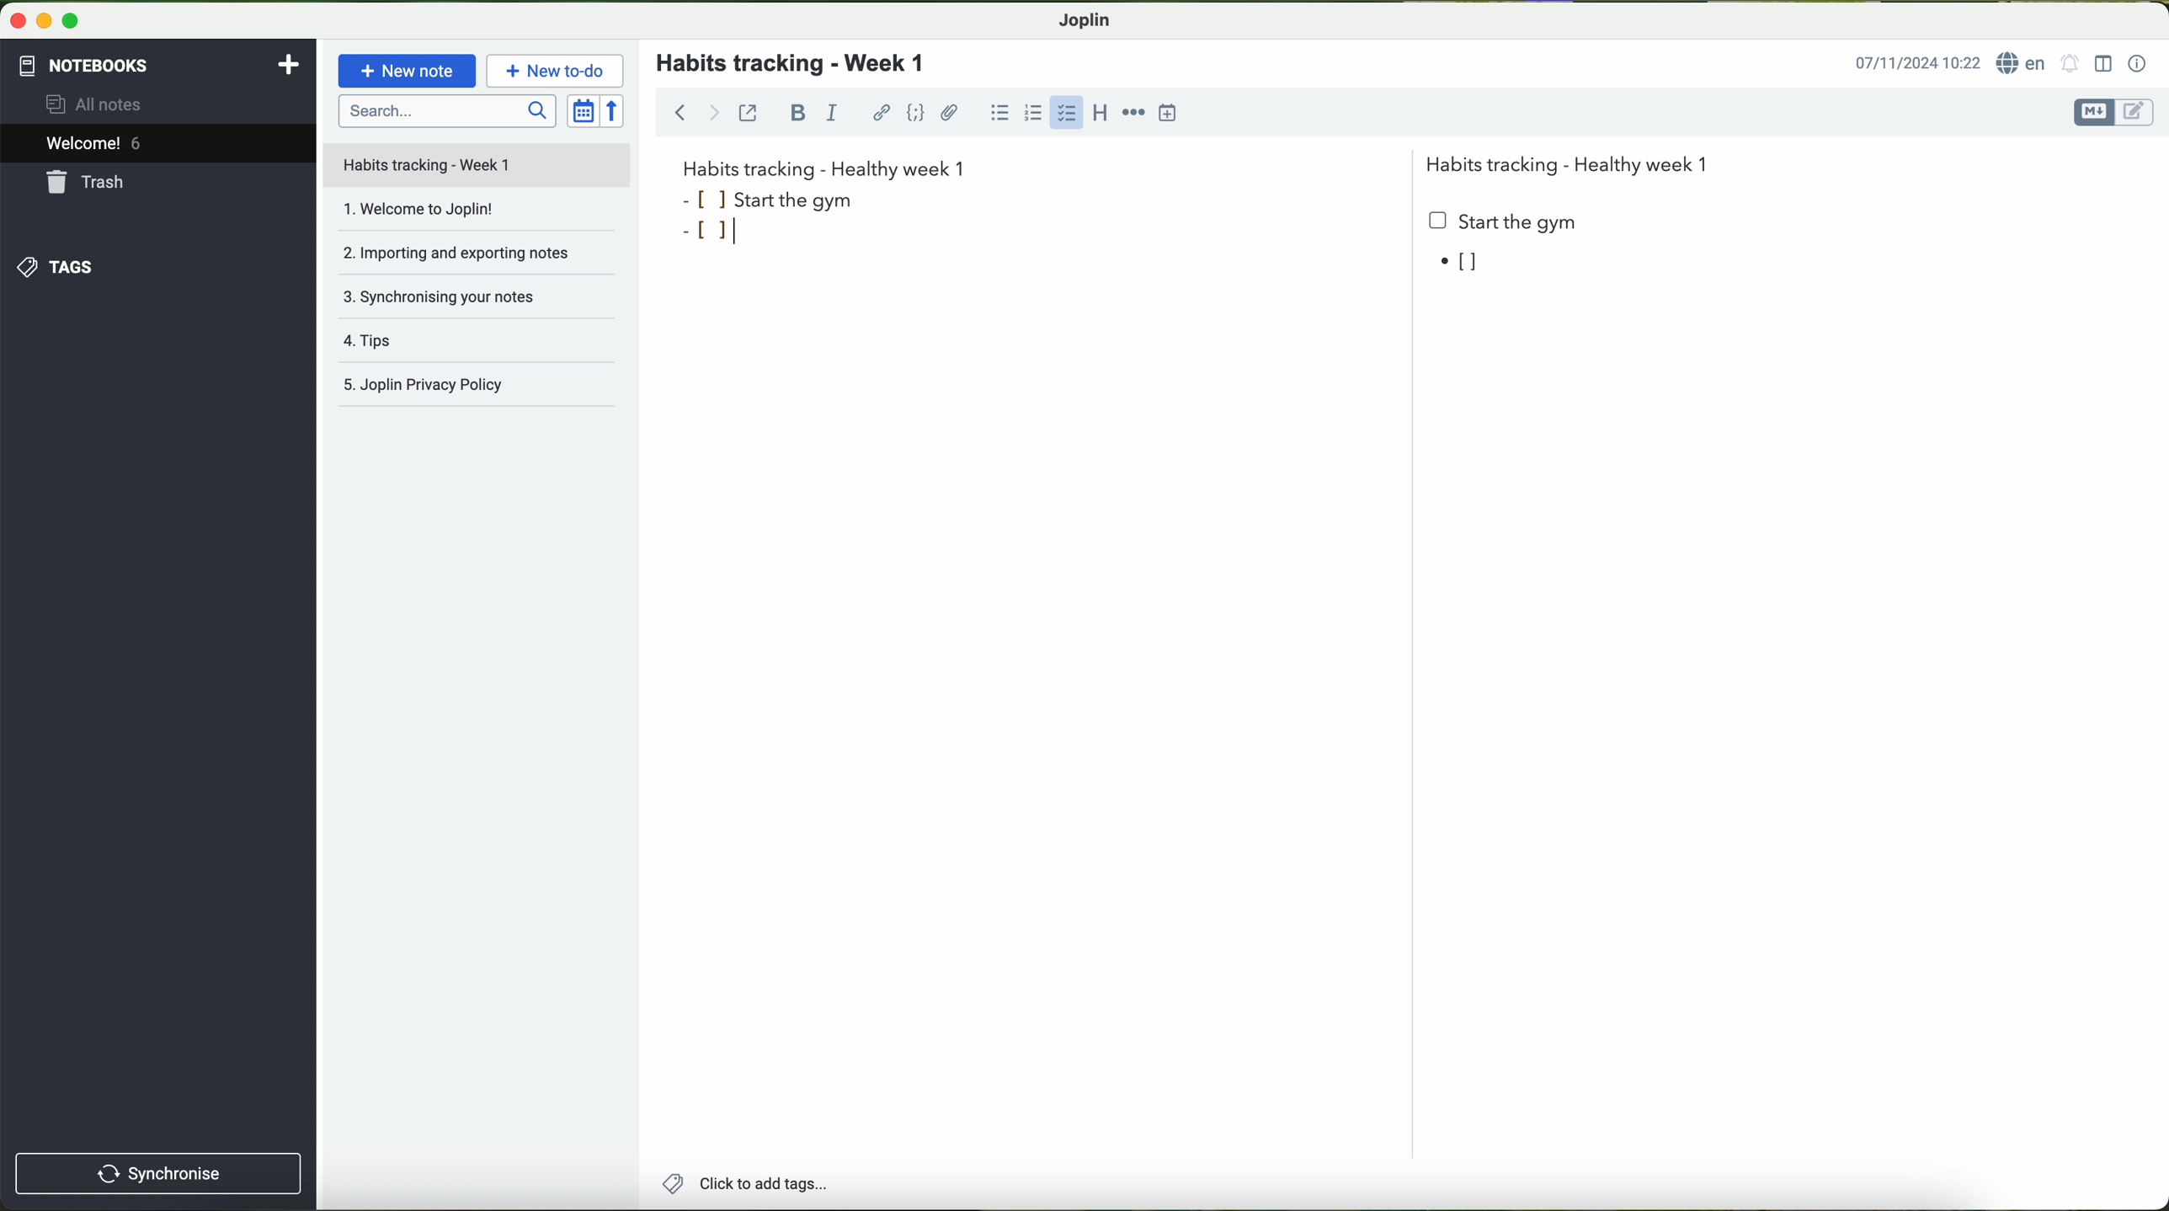  Describe the element at coordinates (1133, 114) in the screenshot. I see `horizontal rule` at that location.